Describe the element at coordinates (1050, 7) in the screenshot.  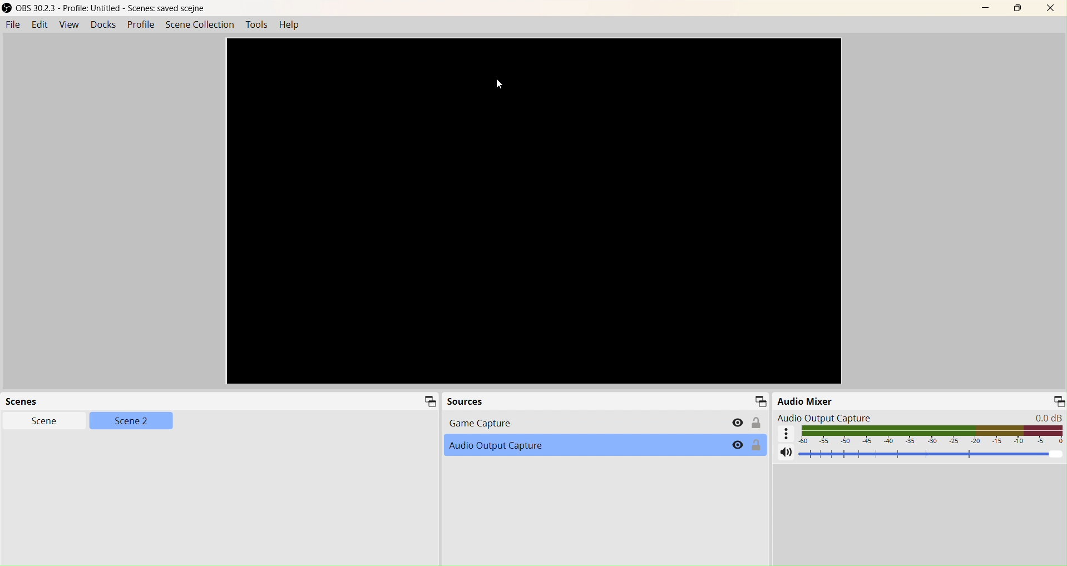
I see `Close` at that location.